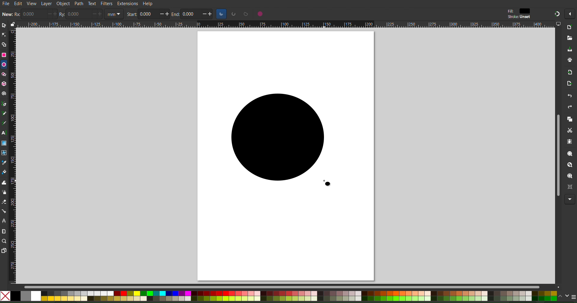  I want to click on Edit, so click(18, 4).